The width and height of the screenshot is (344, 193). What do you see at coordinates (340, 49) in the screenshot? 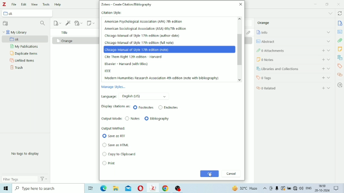
I see `Notes` at bounding box center [340, 49].